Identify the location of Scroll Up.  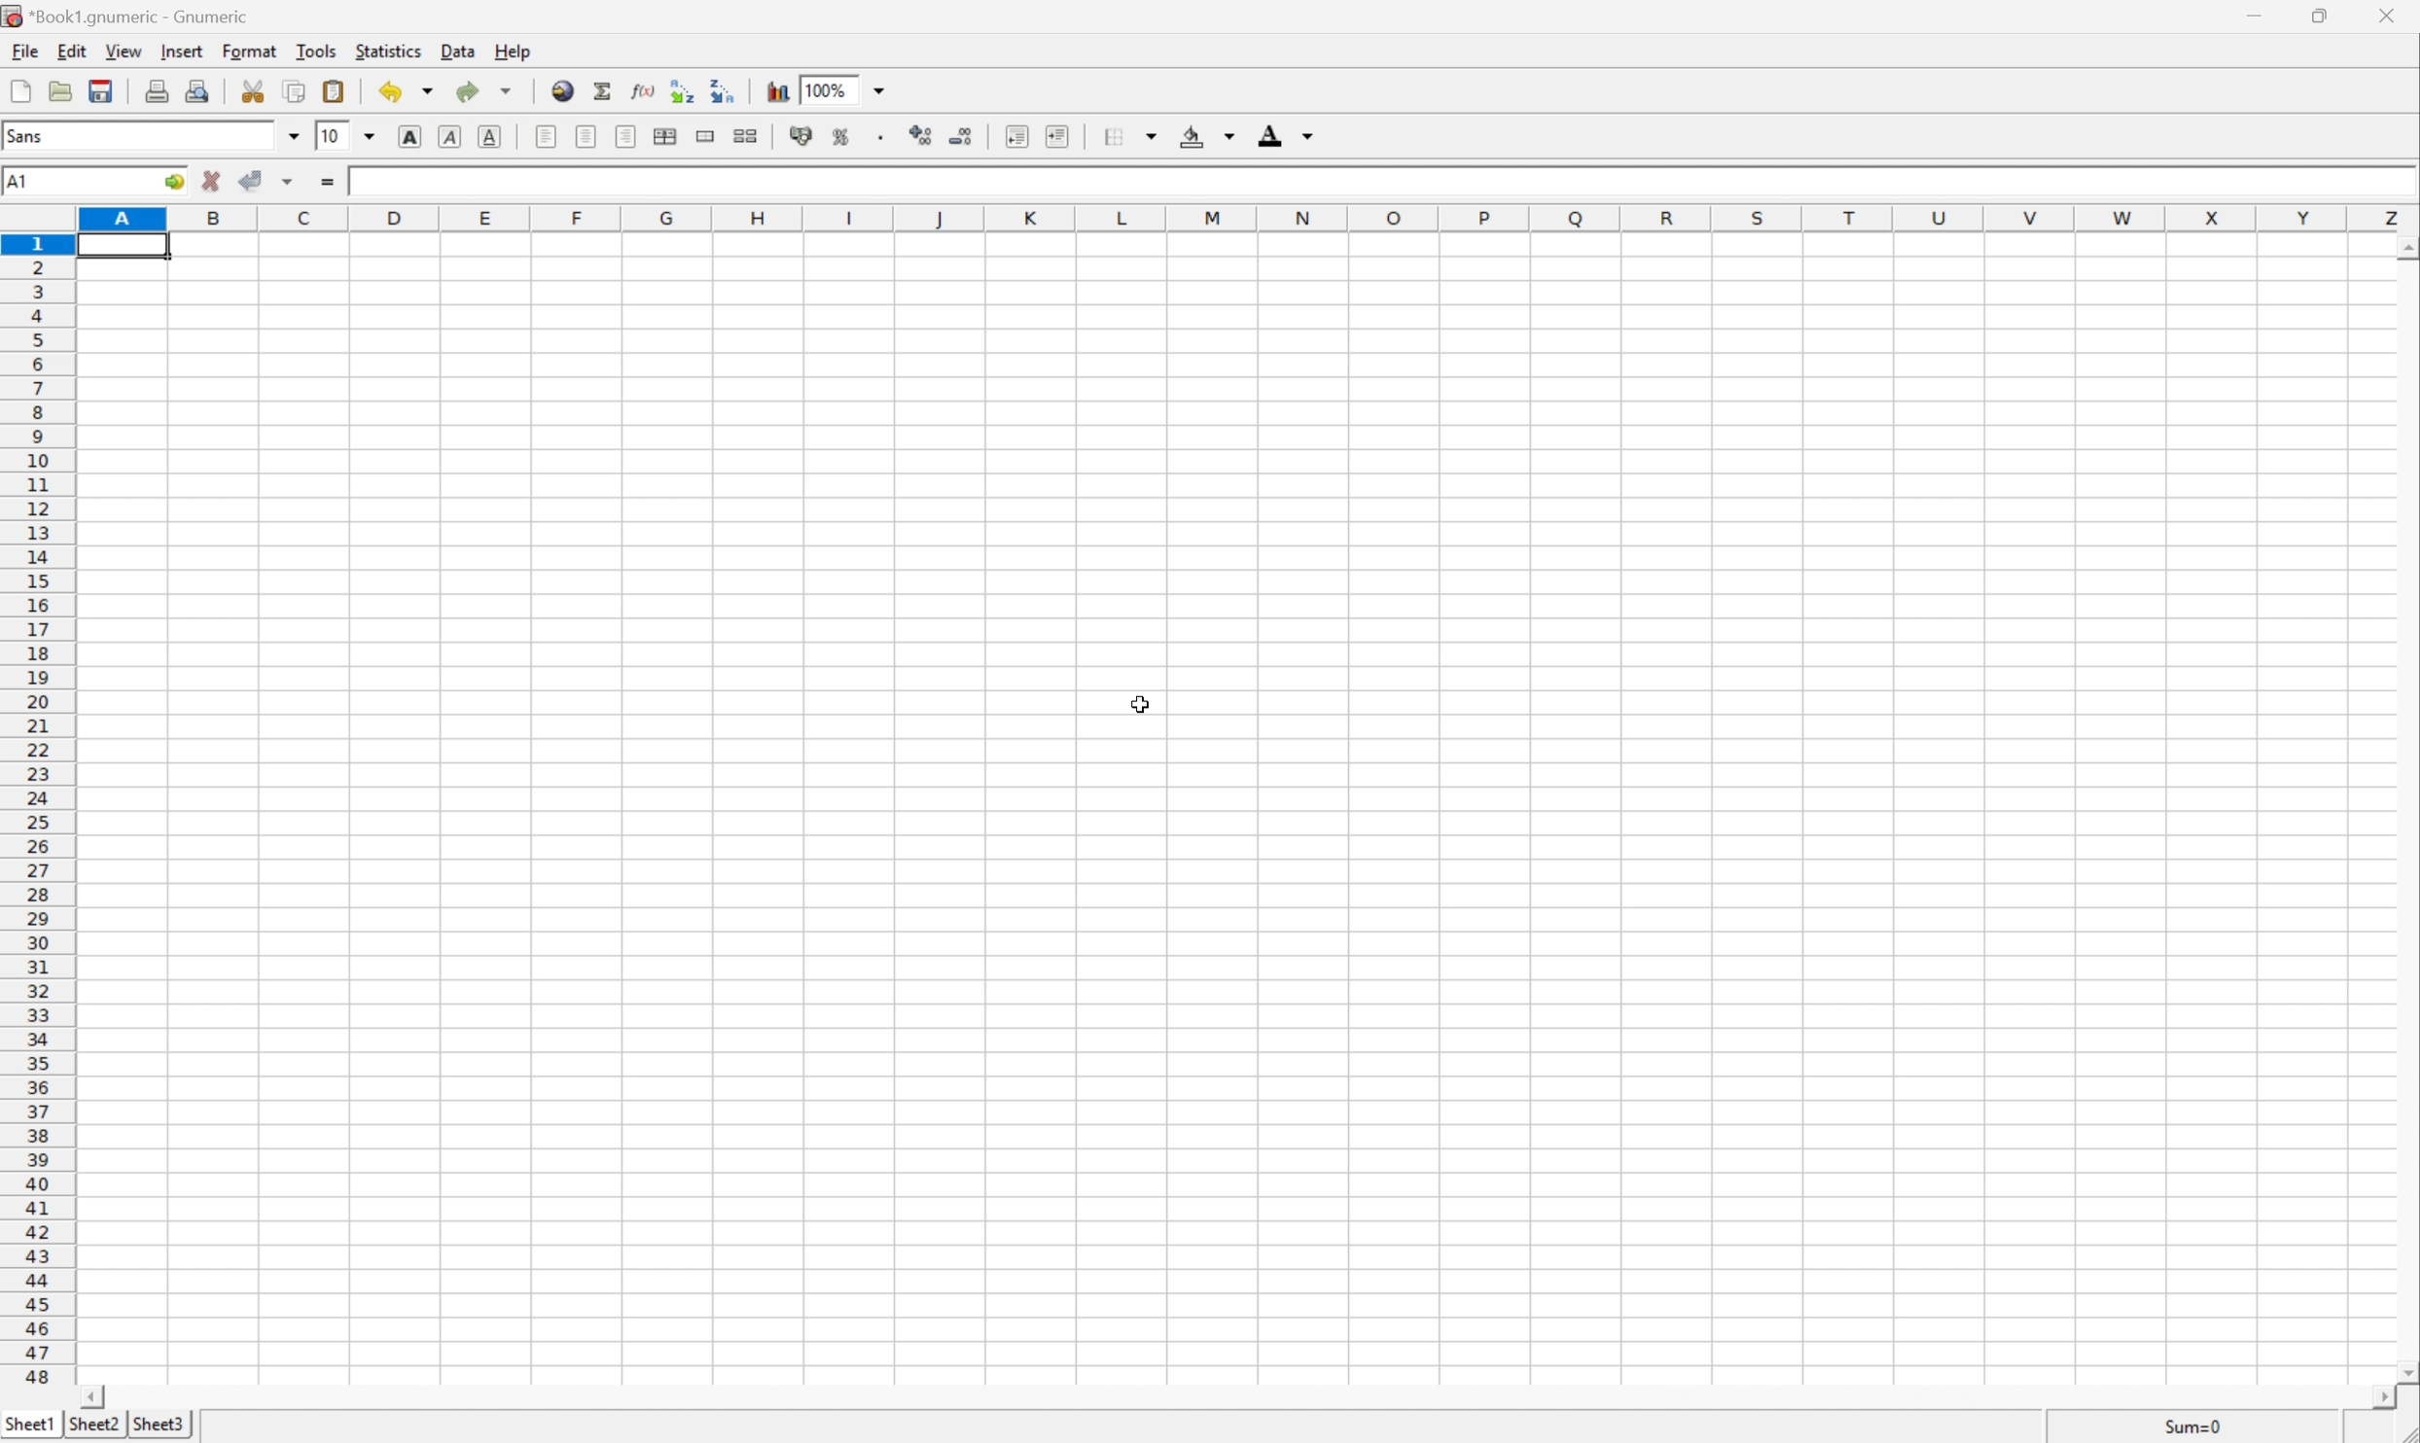
(2404, 247).